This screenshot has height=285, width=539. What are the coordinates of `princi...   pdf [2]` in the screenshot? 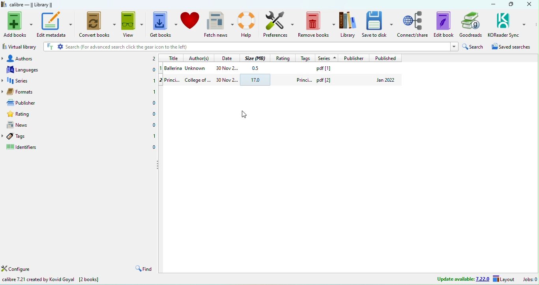 It's located at (323, 80).